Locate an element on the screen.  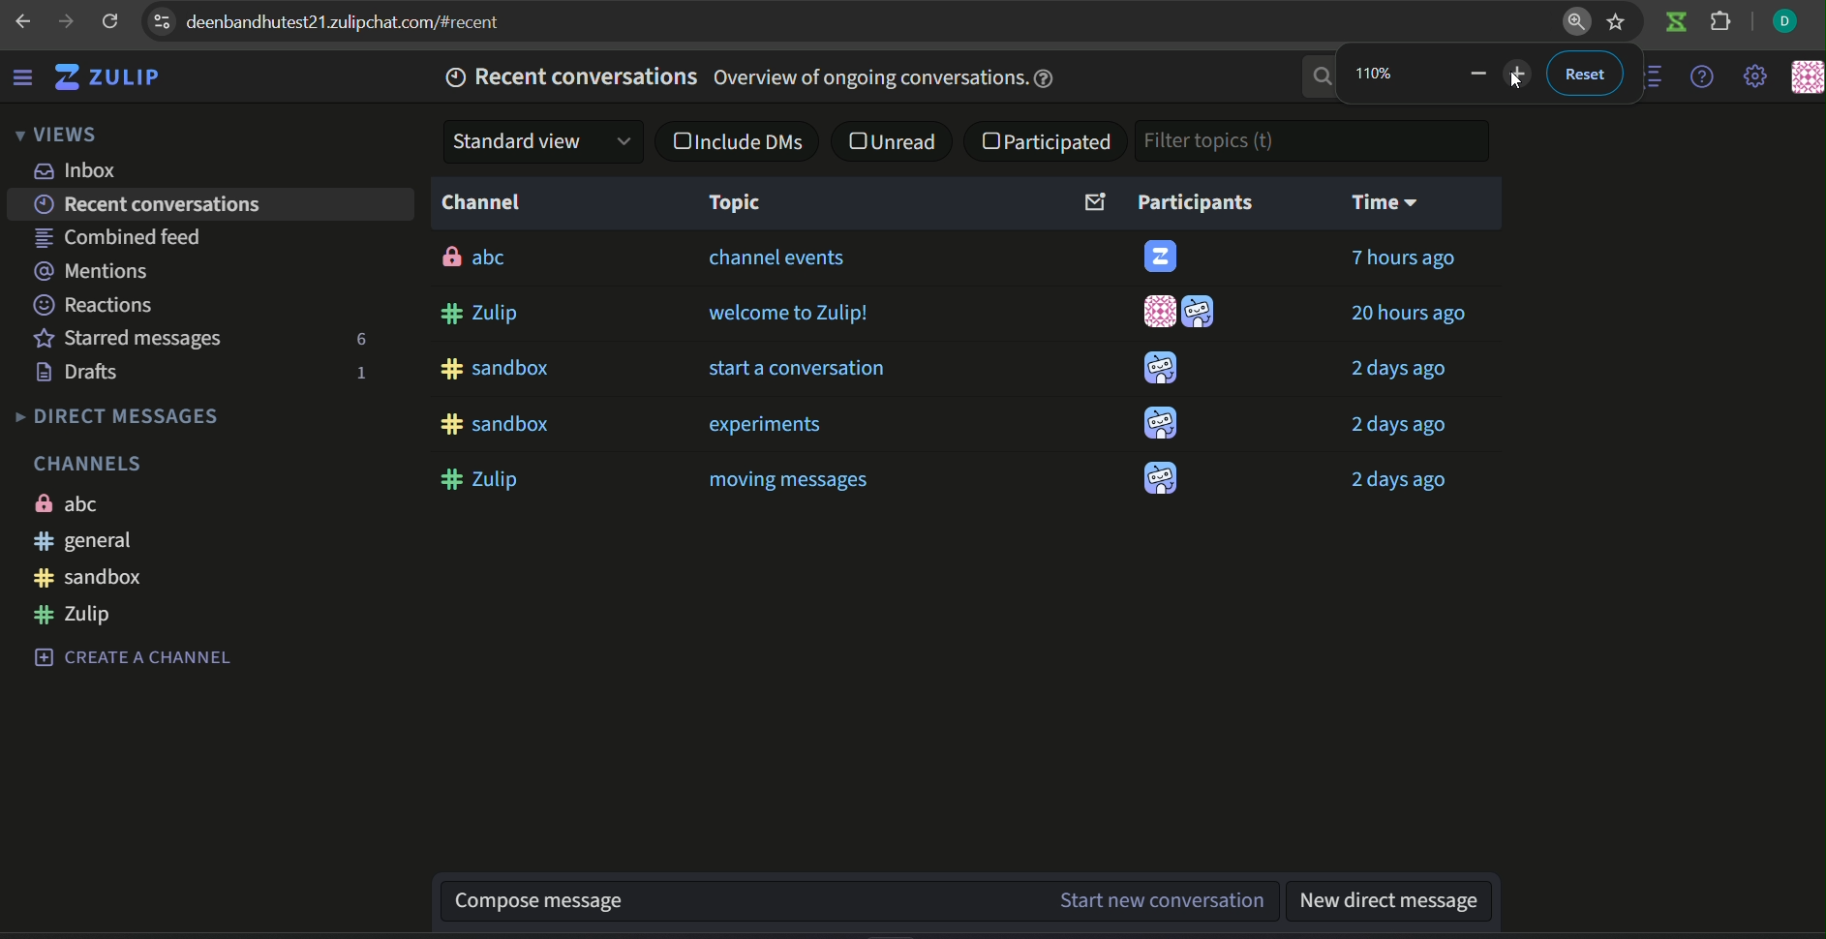
#zulip is located at coordinates (486, 315).